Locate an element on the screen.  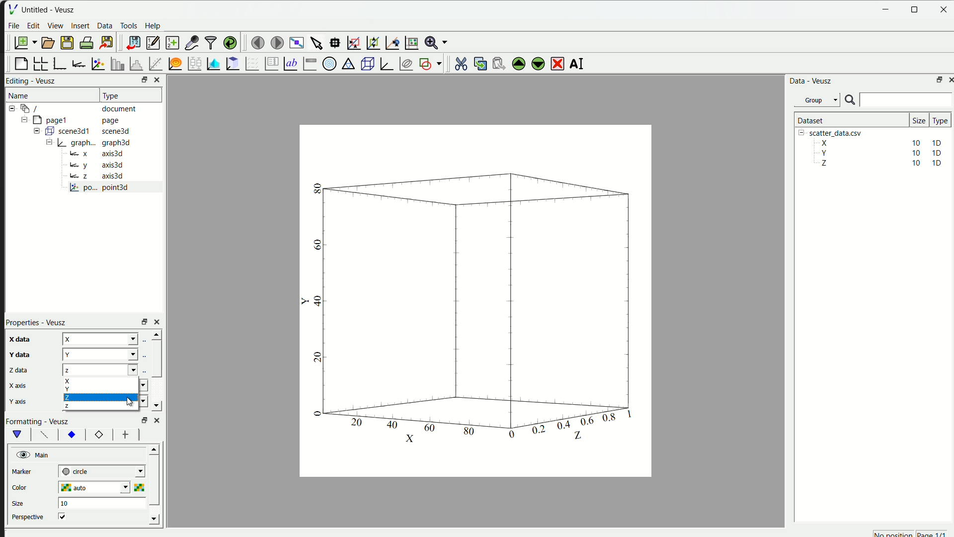
view plot full screen is located at coordinates (295, 41).